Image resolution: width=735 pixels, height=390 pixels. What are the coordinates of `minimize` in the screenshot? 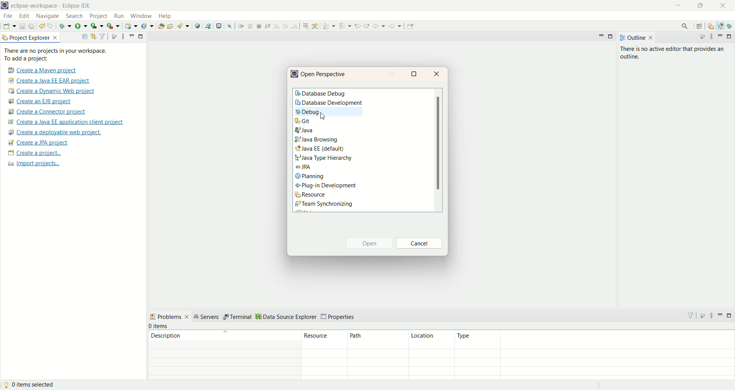 It's located at (601, 36).